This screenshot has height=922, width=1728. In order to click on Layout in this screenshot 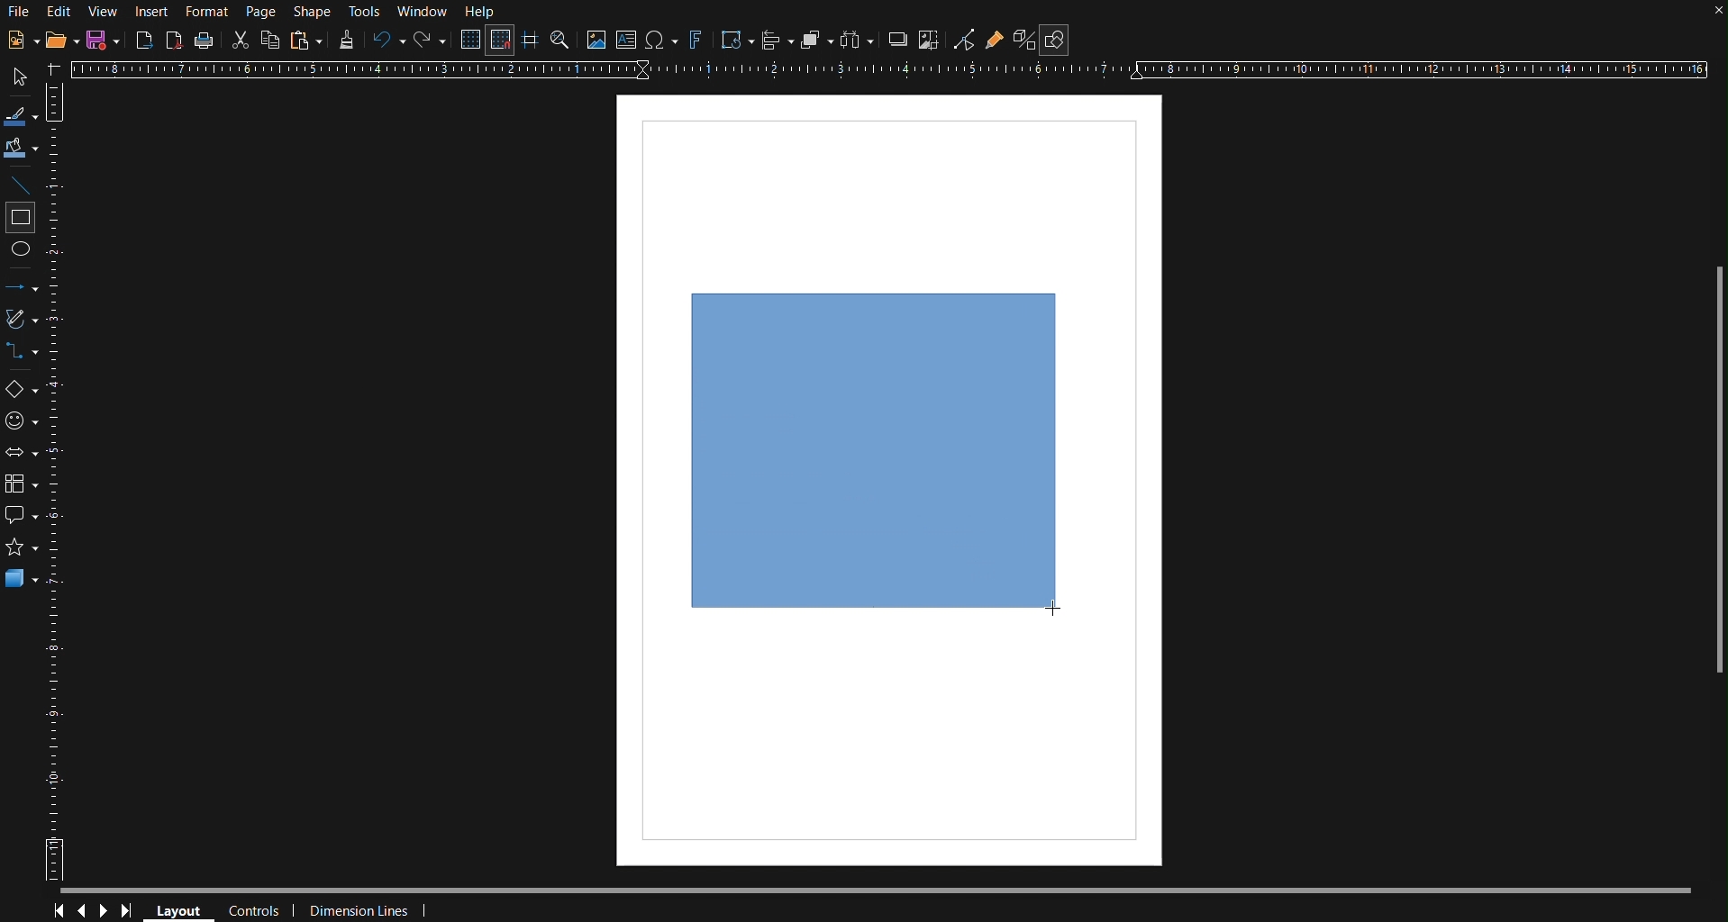, I will do `click(177, 909)`.